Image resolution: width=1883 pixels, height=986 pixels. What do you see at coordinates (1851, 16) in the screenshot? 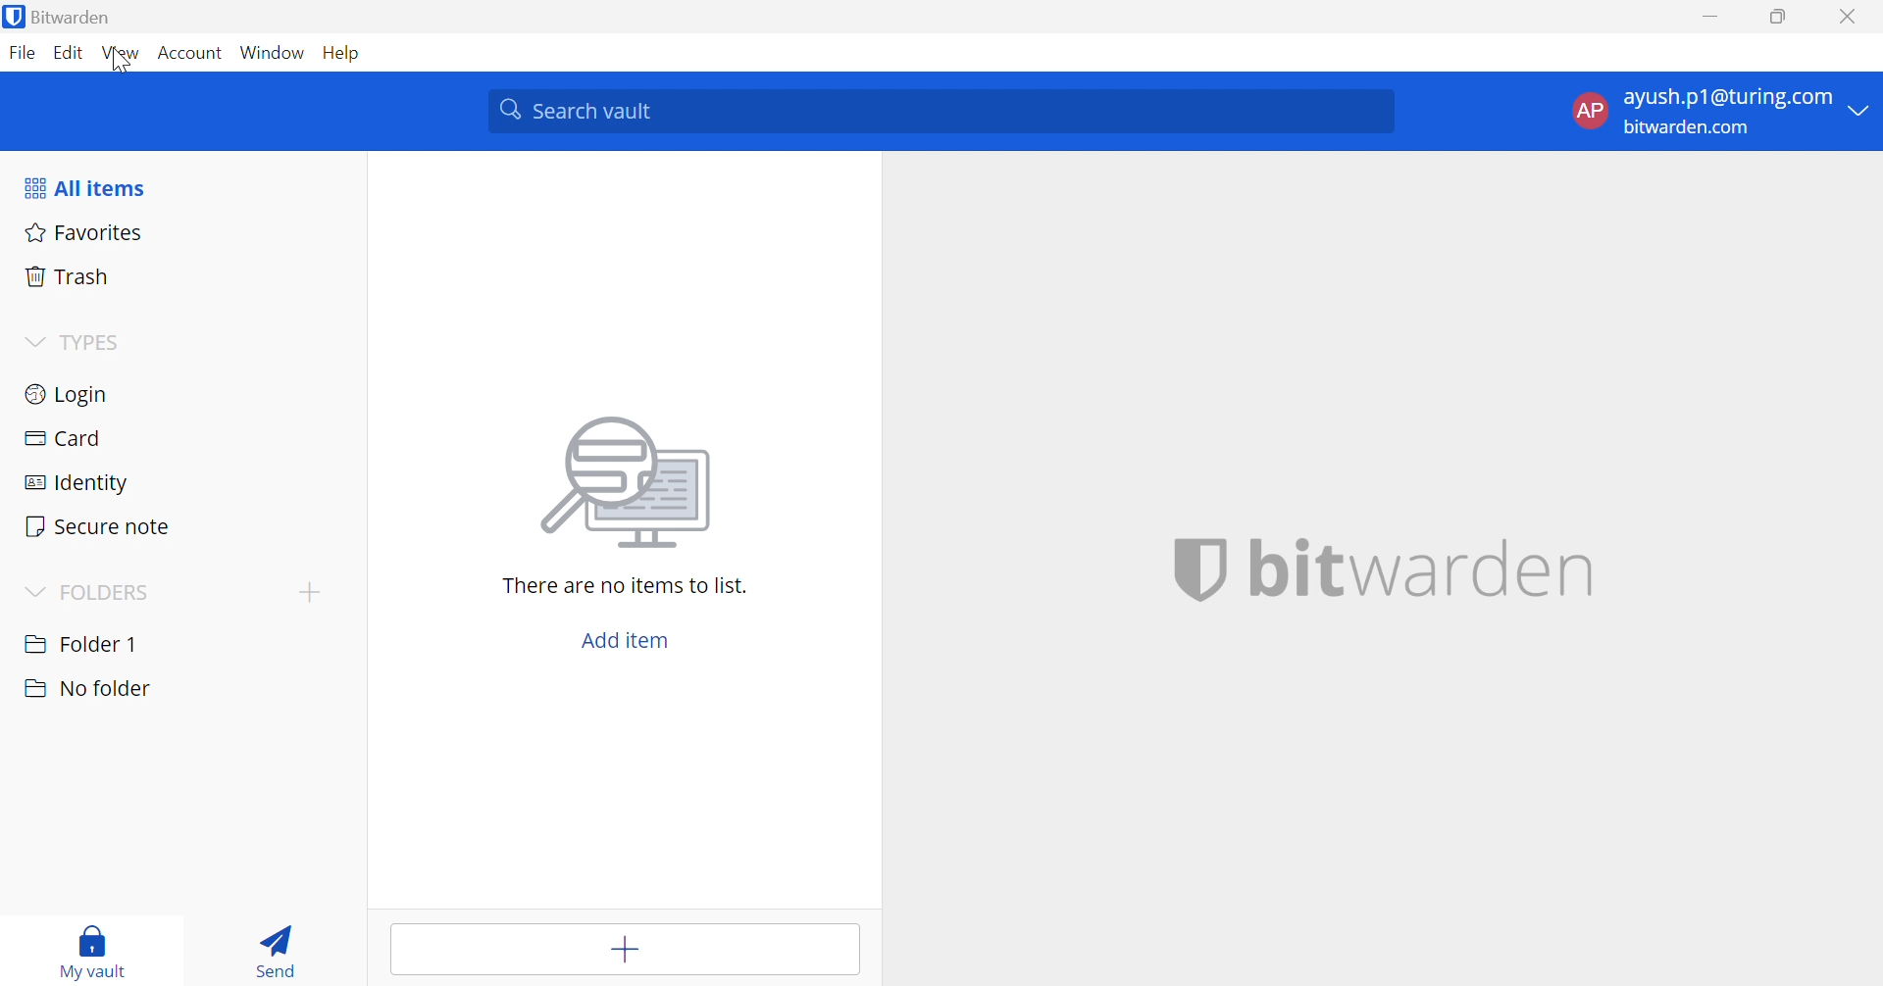
I see `Close` at bounding box center [1851, 16].